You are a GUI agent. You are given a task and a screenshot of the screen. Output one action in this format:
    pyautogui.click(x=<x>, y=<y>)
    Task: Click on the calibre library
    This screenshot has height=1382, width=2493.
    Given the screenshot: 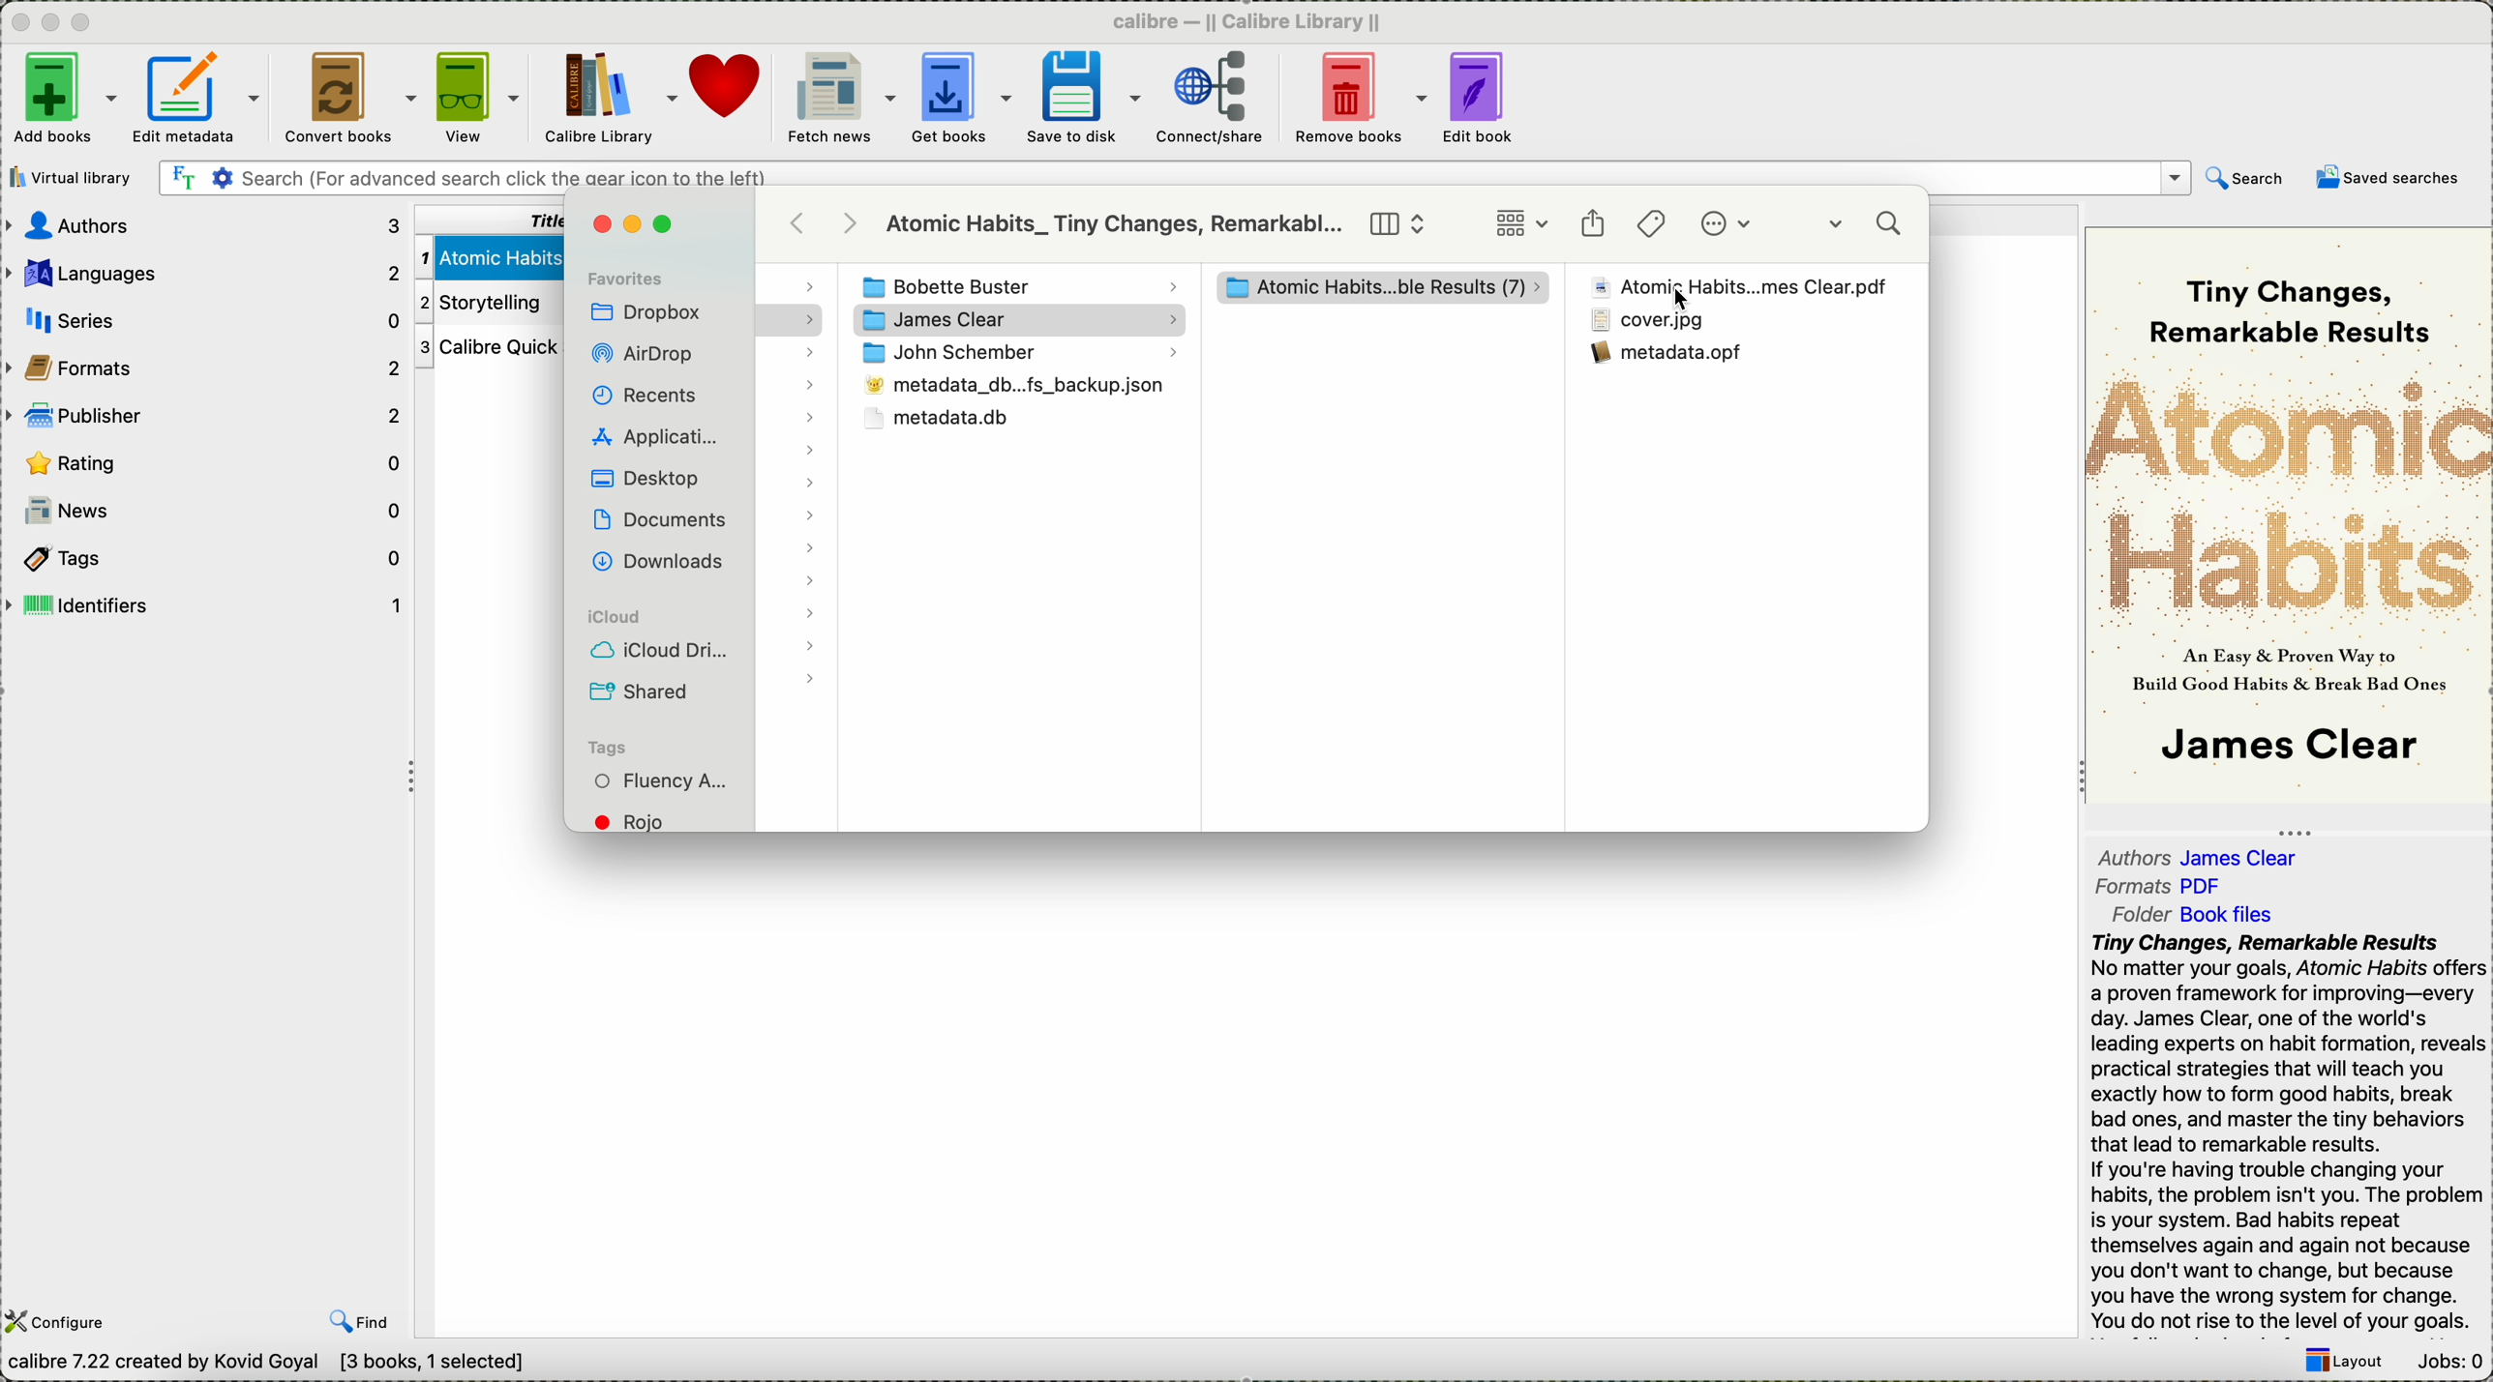 What is the action you would take?
    pyautogui.click(x=611, y=101)
    